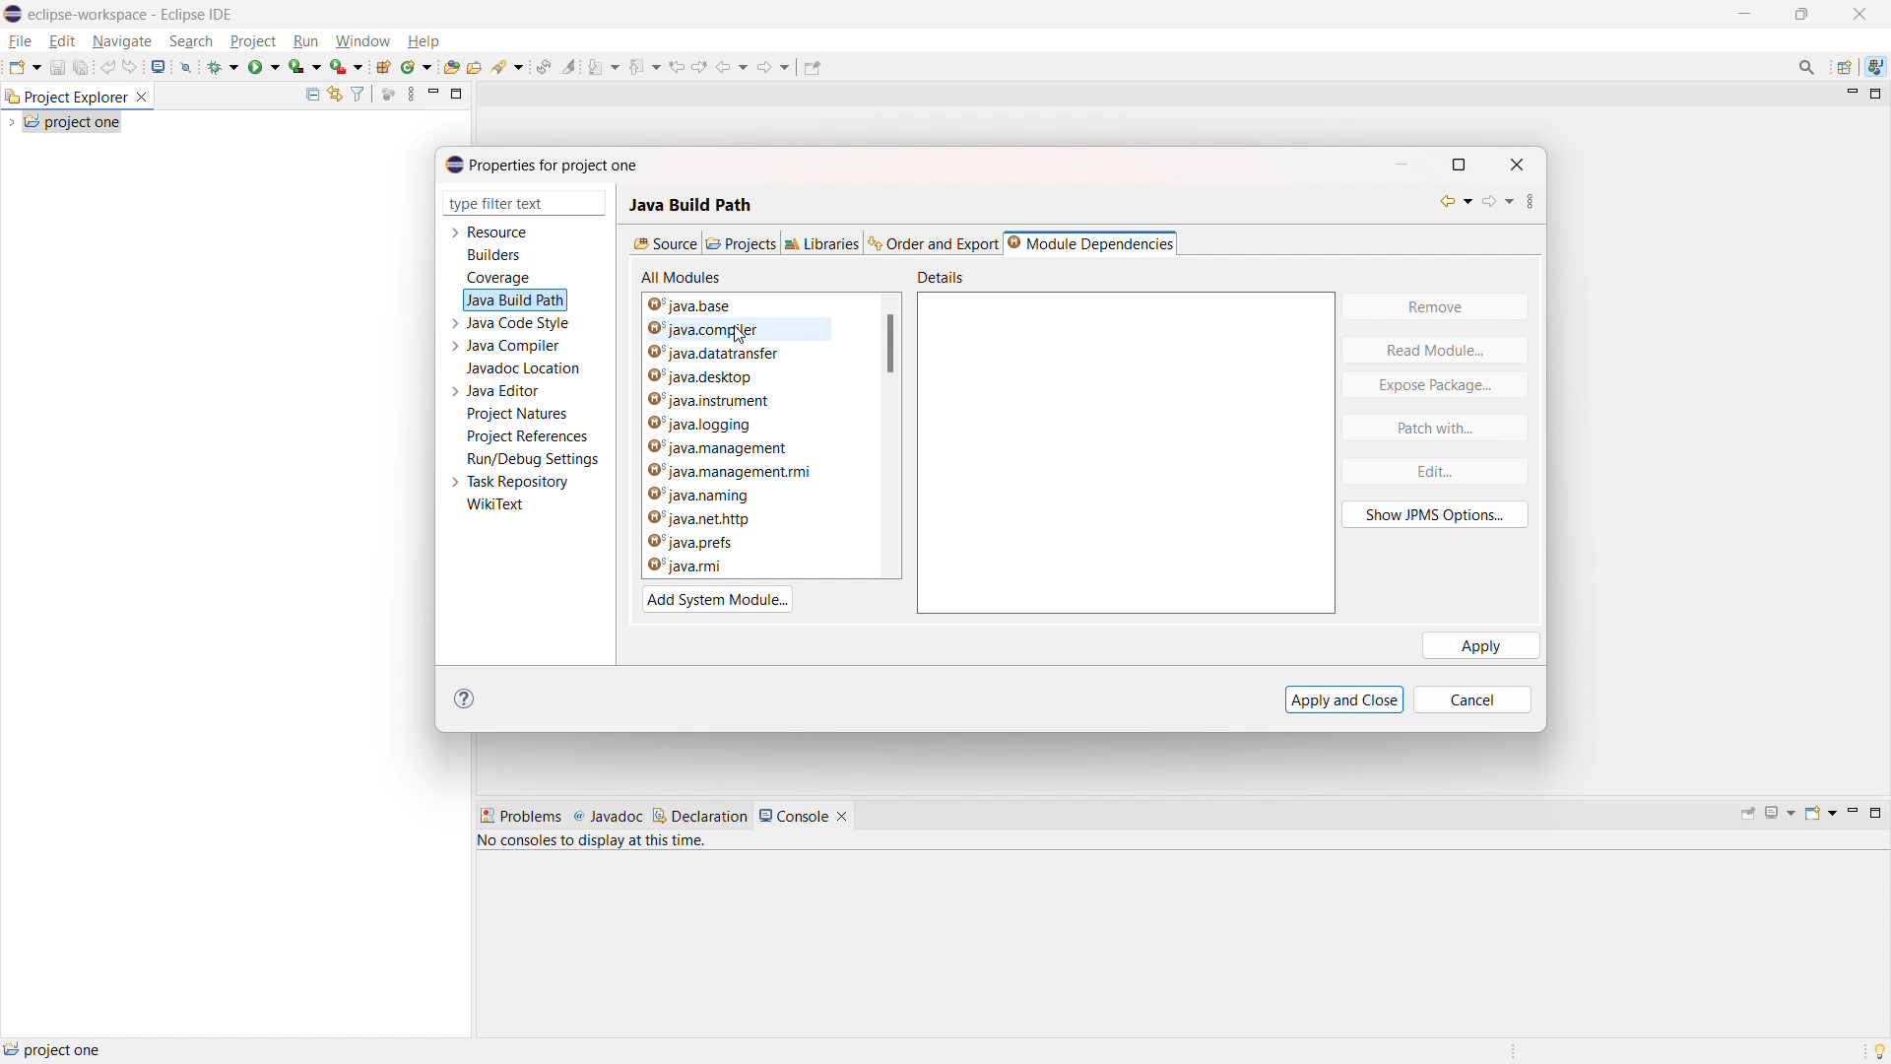 The height and width of the screenshot is (1064, 1891). What do you see at coordinates (514, 299) in the screenshot?
I see `java build path selected` at bounding box center [514, 299].